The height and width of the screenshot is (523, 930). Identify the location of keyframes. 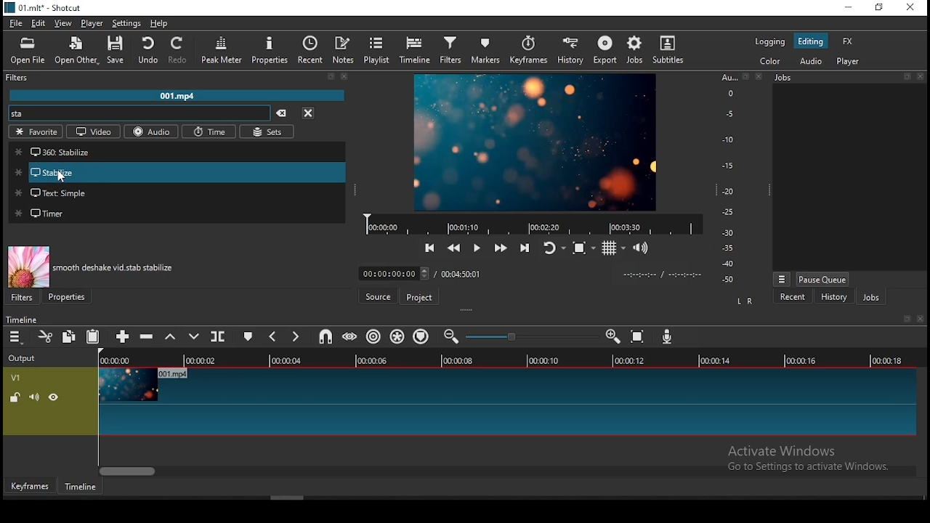
(28, 485).